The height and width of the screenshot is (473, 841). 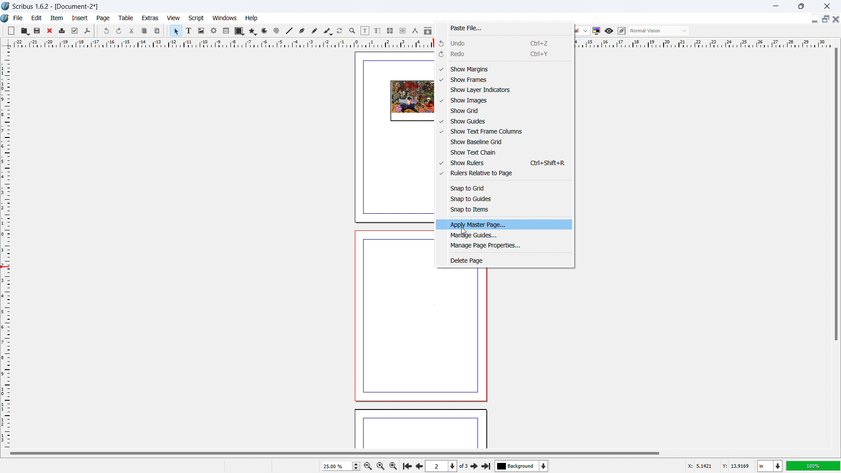 I want to click on save as pdf, so click(x=87, y=31).